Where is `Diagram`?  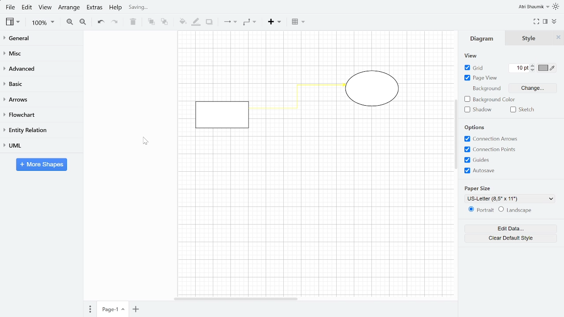
Diagram is located at coordinates (482, 39).